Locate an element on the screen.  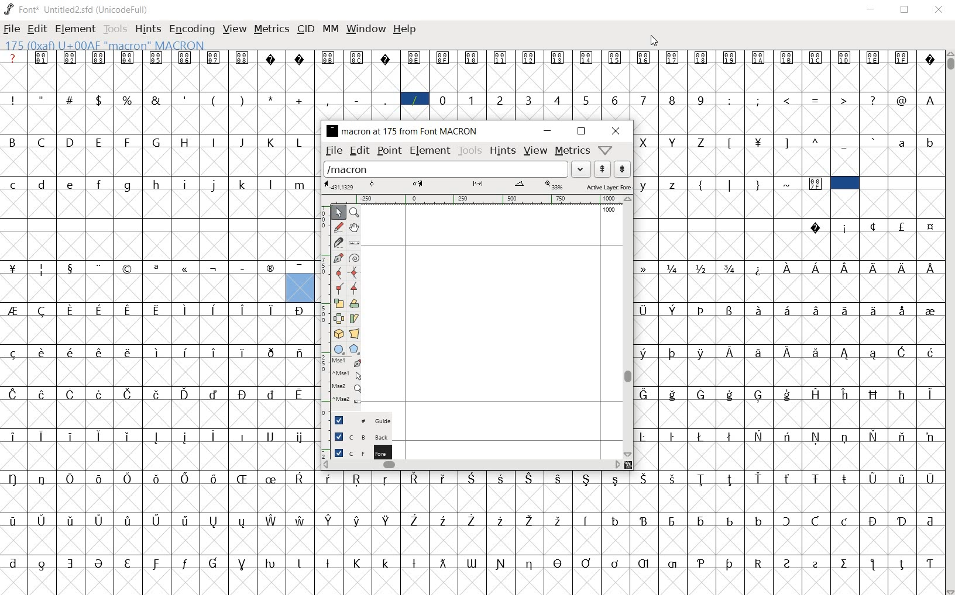
Mouse left button + Ctrl is located at coordinates (348, 376).